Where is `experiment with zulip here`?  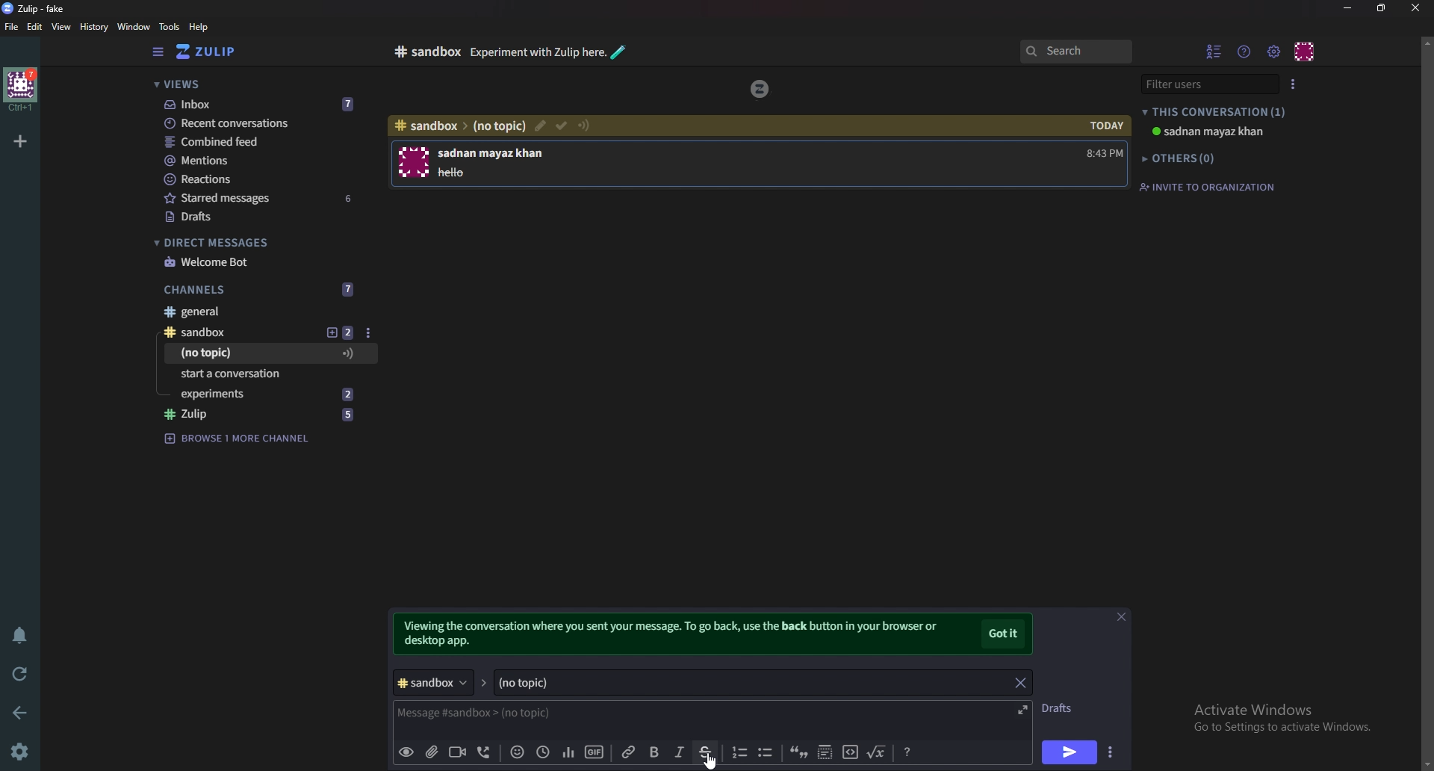
experiment with zulip here is located at coordinates (550, 53).